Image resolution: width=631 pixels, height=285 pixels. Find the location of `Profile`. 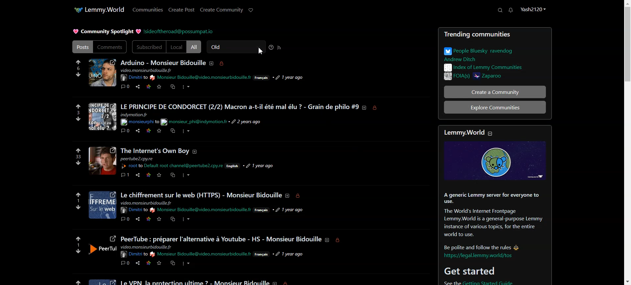

Profile is located at coordinates (533, 10).